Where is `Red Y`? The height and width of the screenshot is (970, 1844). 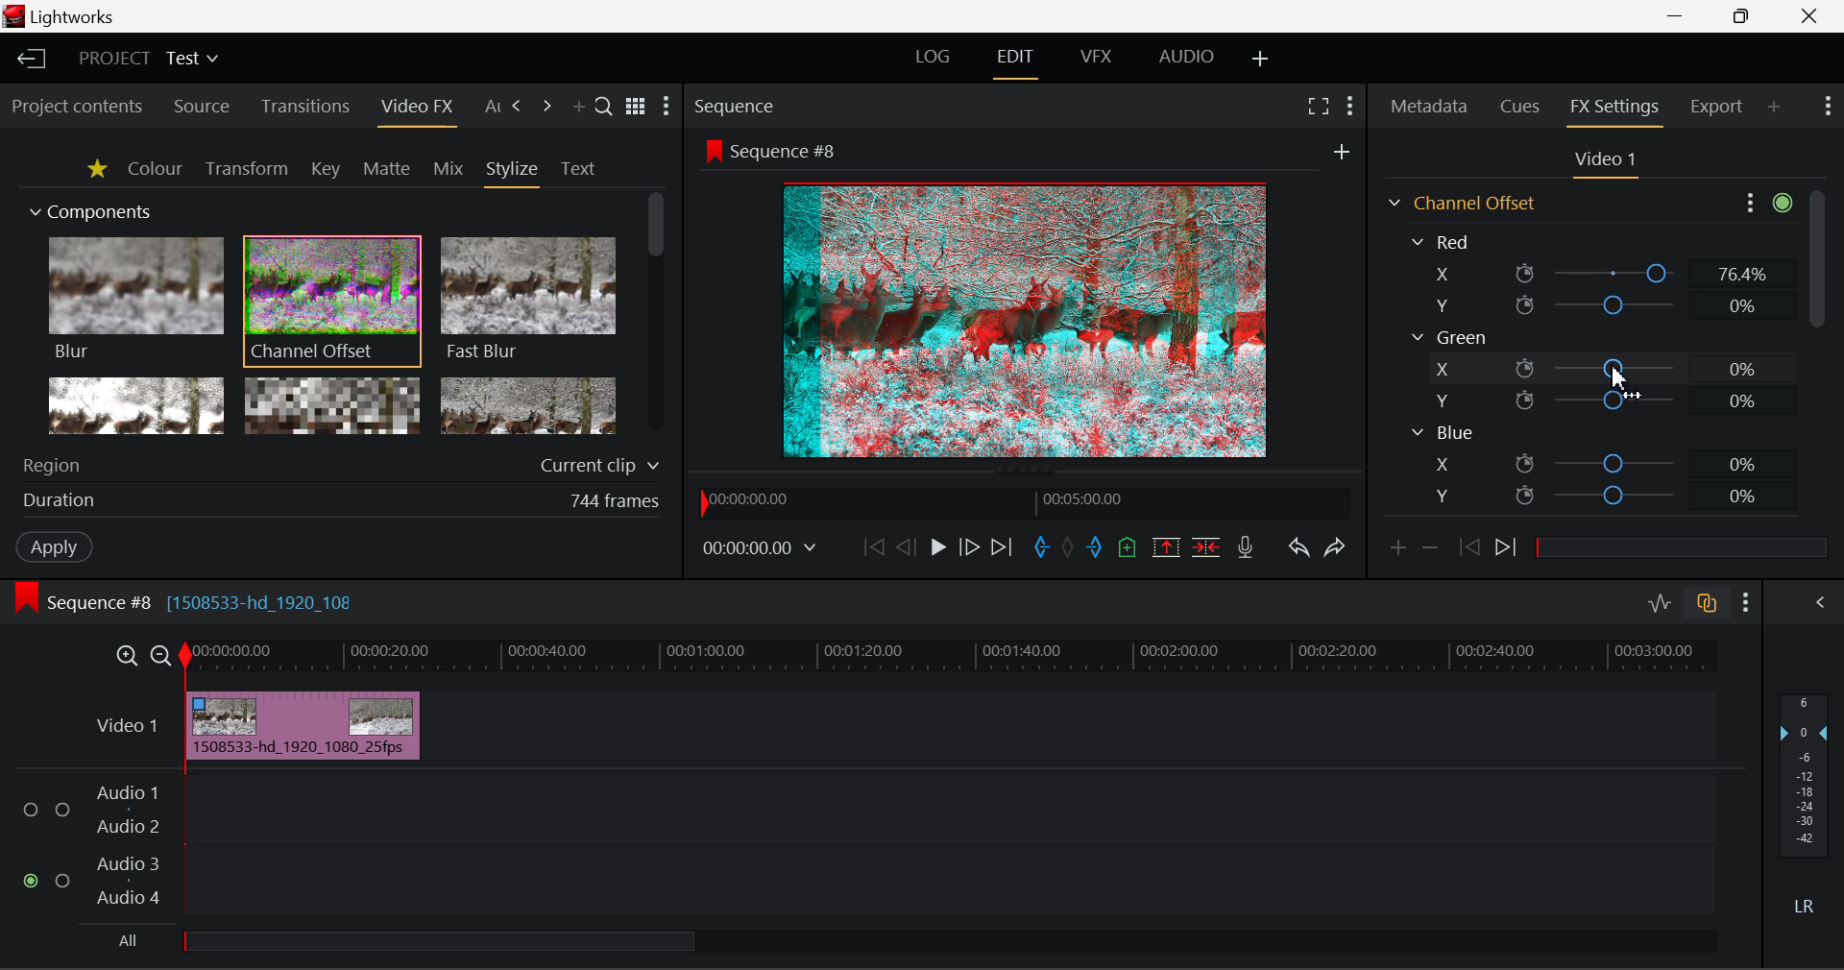 Red Y is located at coordinates (1592, 305).